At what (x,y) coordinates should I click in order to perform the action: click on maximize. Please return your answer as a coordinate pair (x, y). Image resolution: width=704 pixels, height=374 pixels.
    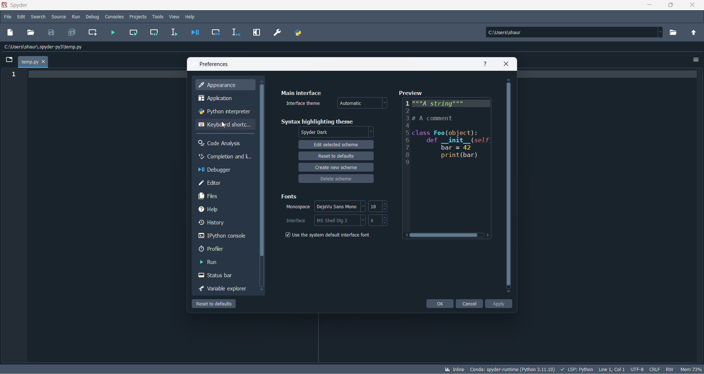
    Looking at the image, I should click on (671, 5).